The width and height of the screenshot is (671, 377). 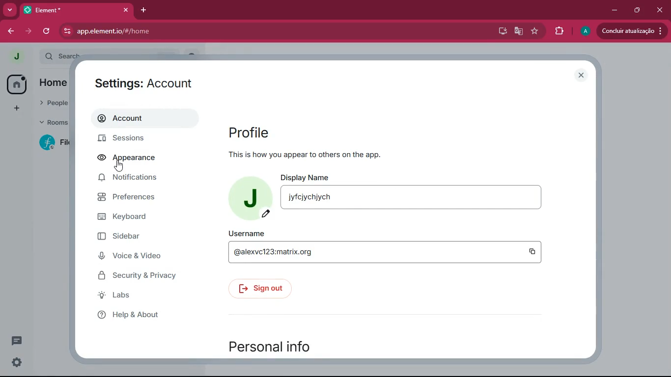 I want to click on favourite, so click(x=535, y=31).